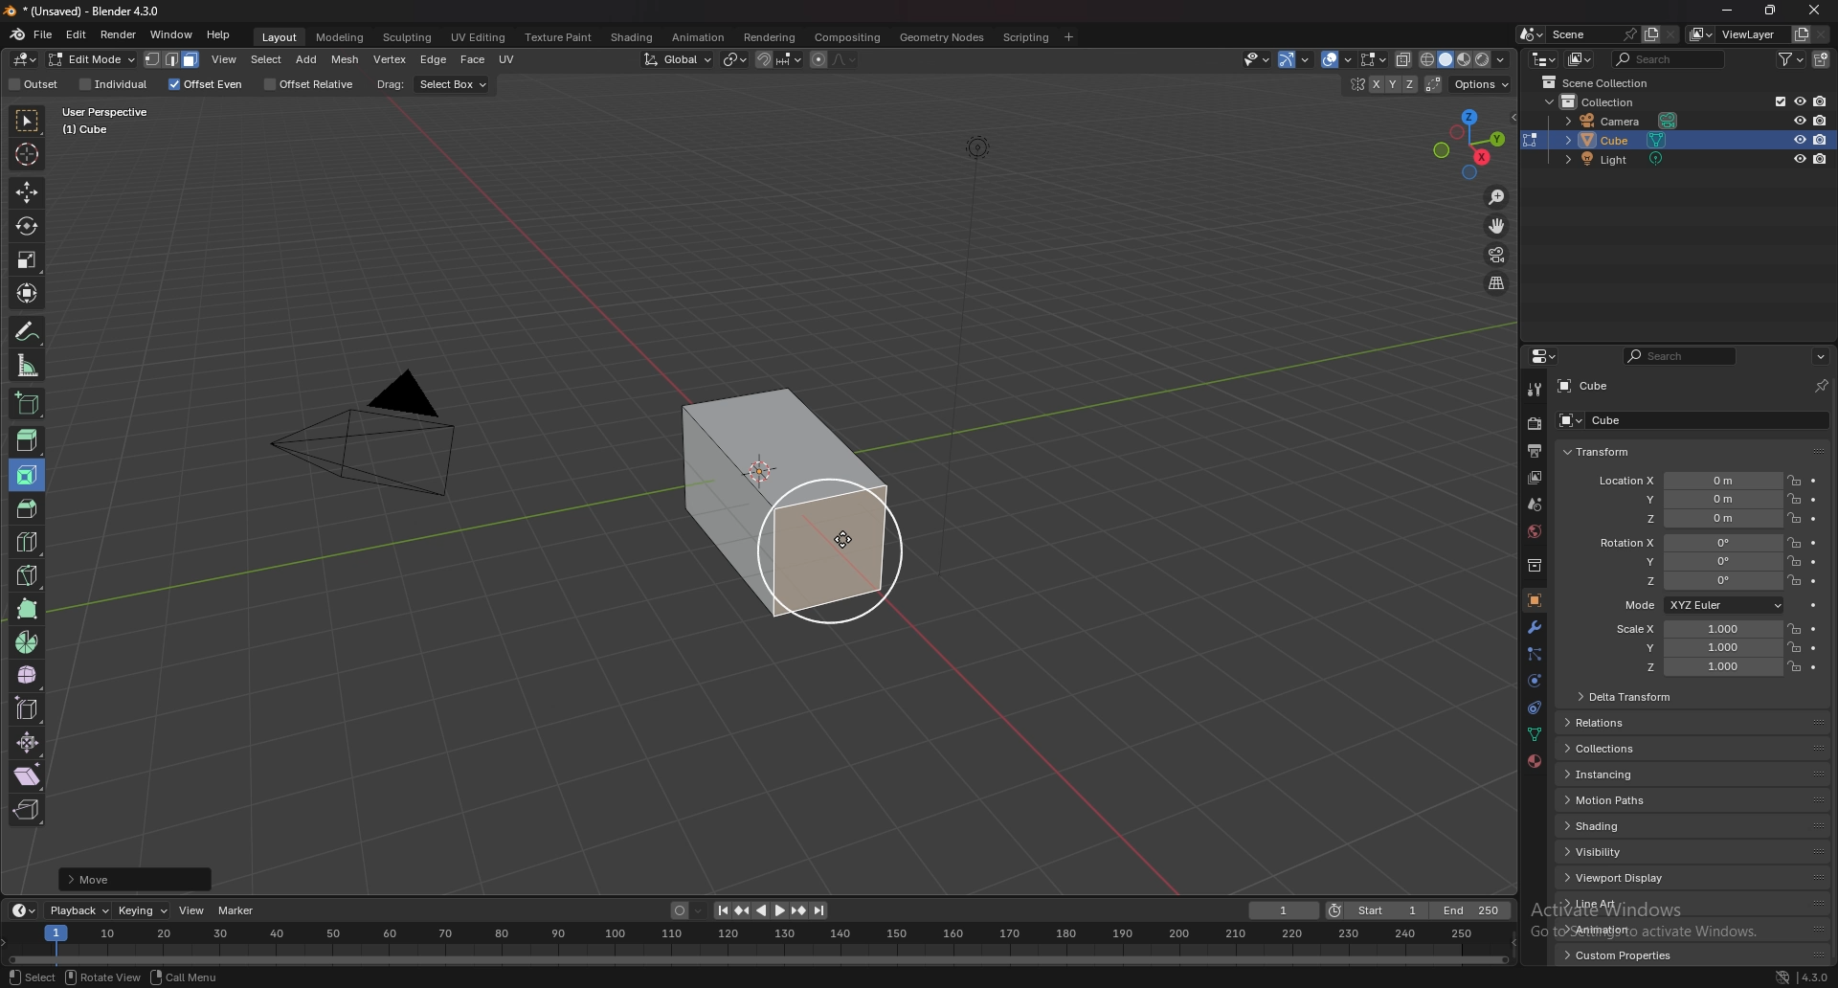  I want to click on shear, so click(28, 775).